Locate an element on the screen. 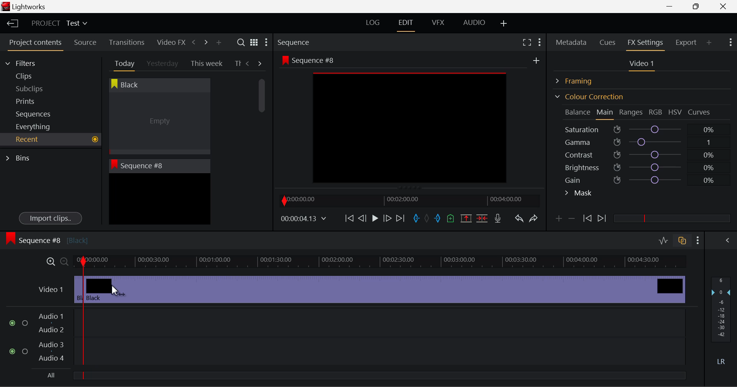  Colour Correction is located at coordinates (589, 97).